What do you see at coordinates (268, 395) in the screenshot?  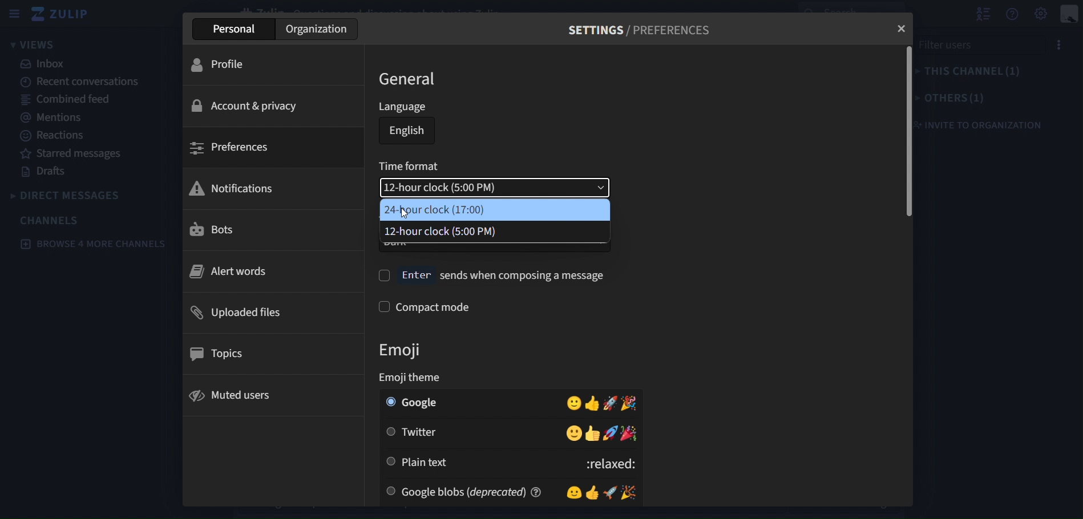 I see `muted users` at bounding box center [268, 395].